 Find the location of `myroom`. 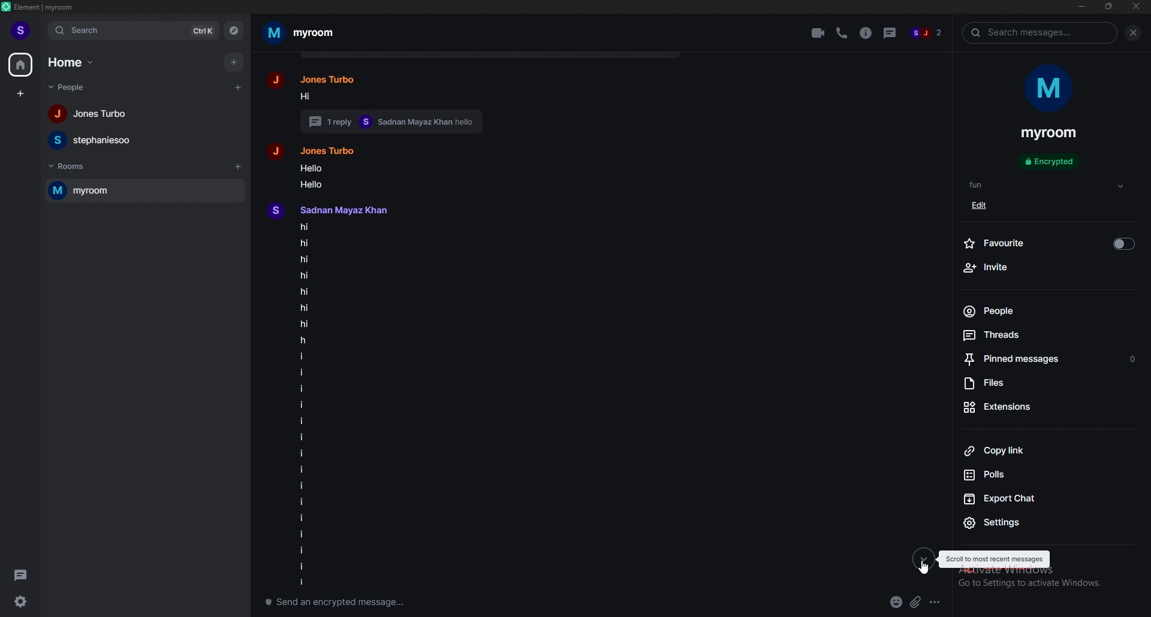

myroom is located at coordinates (1047, 135).